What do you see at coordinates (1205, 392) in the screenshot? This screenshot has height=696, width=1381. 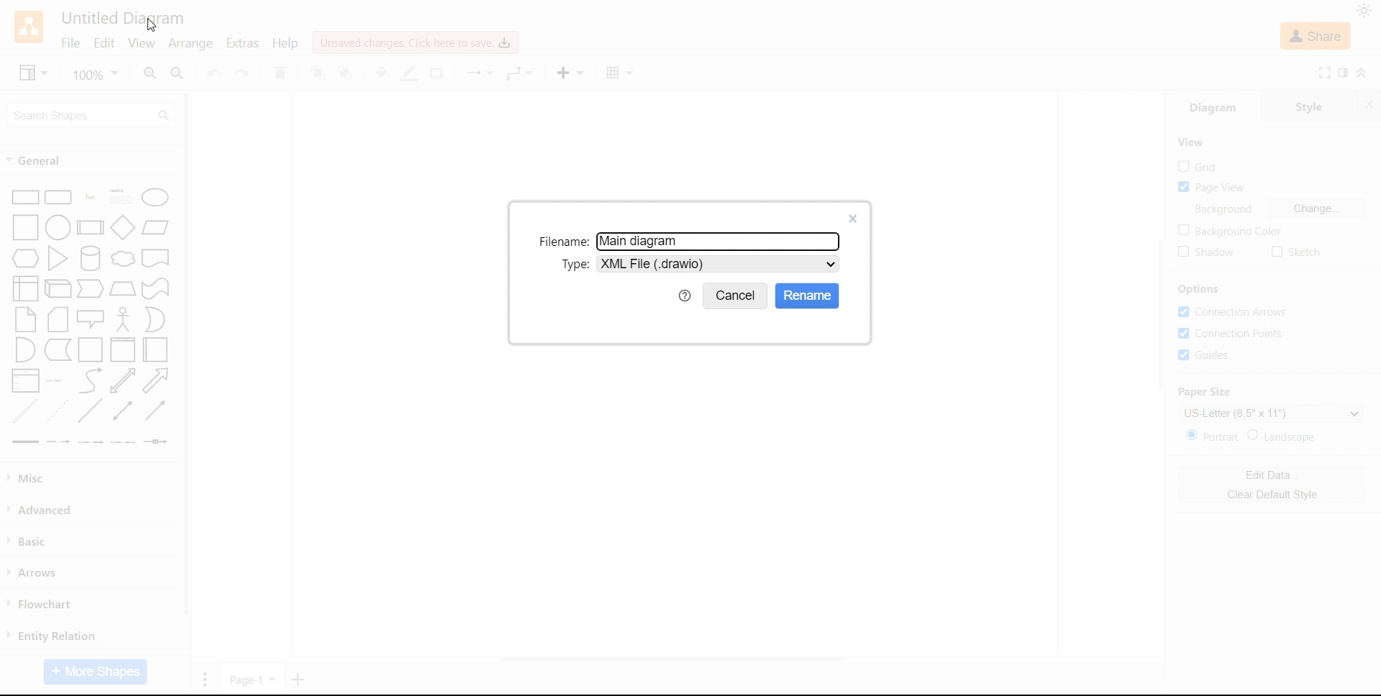 I see `Paper size ` at bounding box center [1205, 392].